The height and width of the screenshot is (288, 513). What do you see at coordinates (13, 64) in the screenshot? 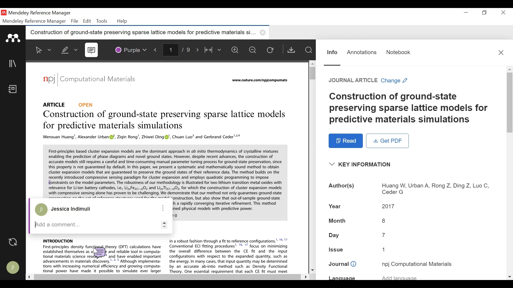
I see `Library` at bounding box center [13, 64].